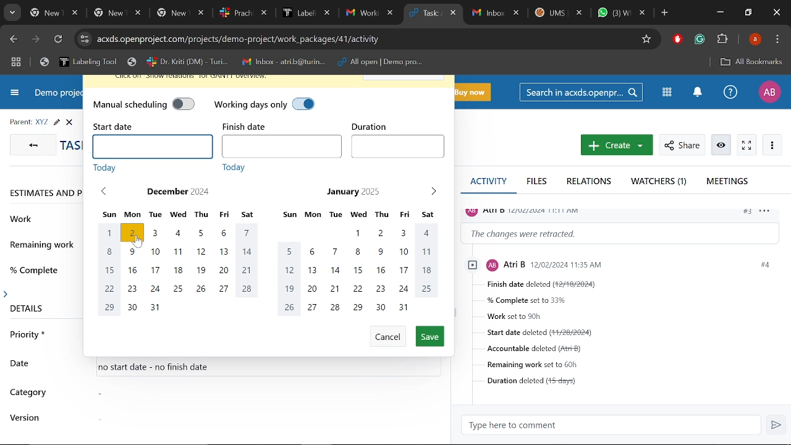 This screenshot has width=791, height=445. What do you see at coordinates (27, 417) in the screenshot?
I see `version` at bounding box center [27, 417].